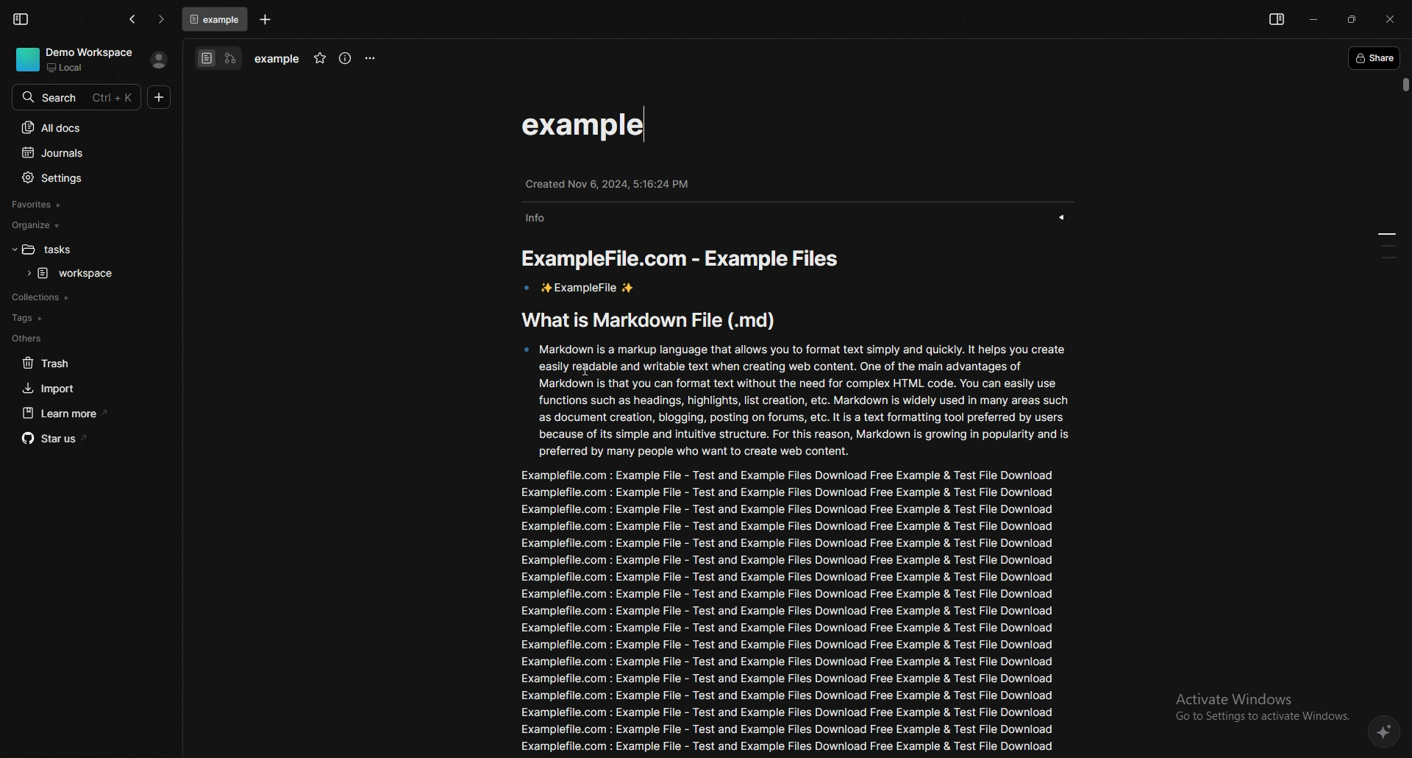 The height and width of the screenshot is (758, 1412). Describe the element at coordinates (1386, 245) in the screenshot. I see `pages` at that location.